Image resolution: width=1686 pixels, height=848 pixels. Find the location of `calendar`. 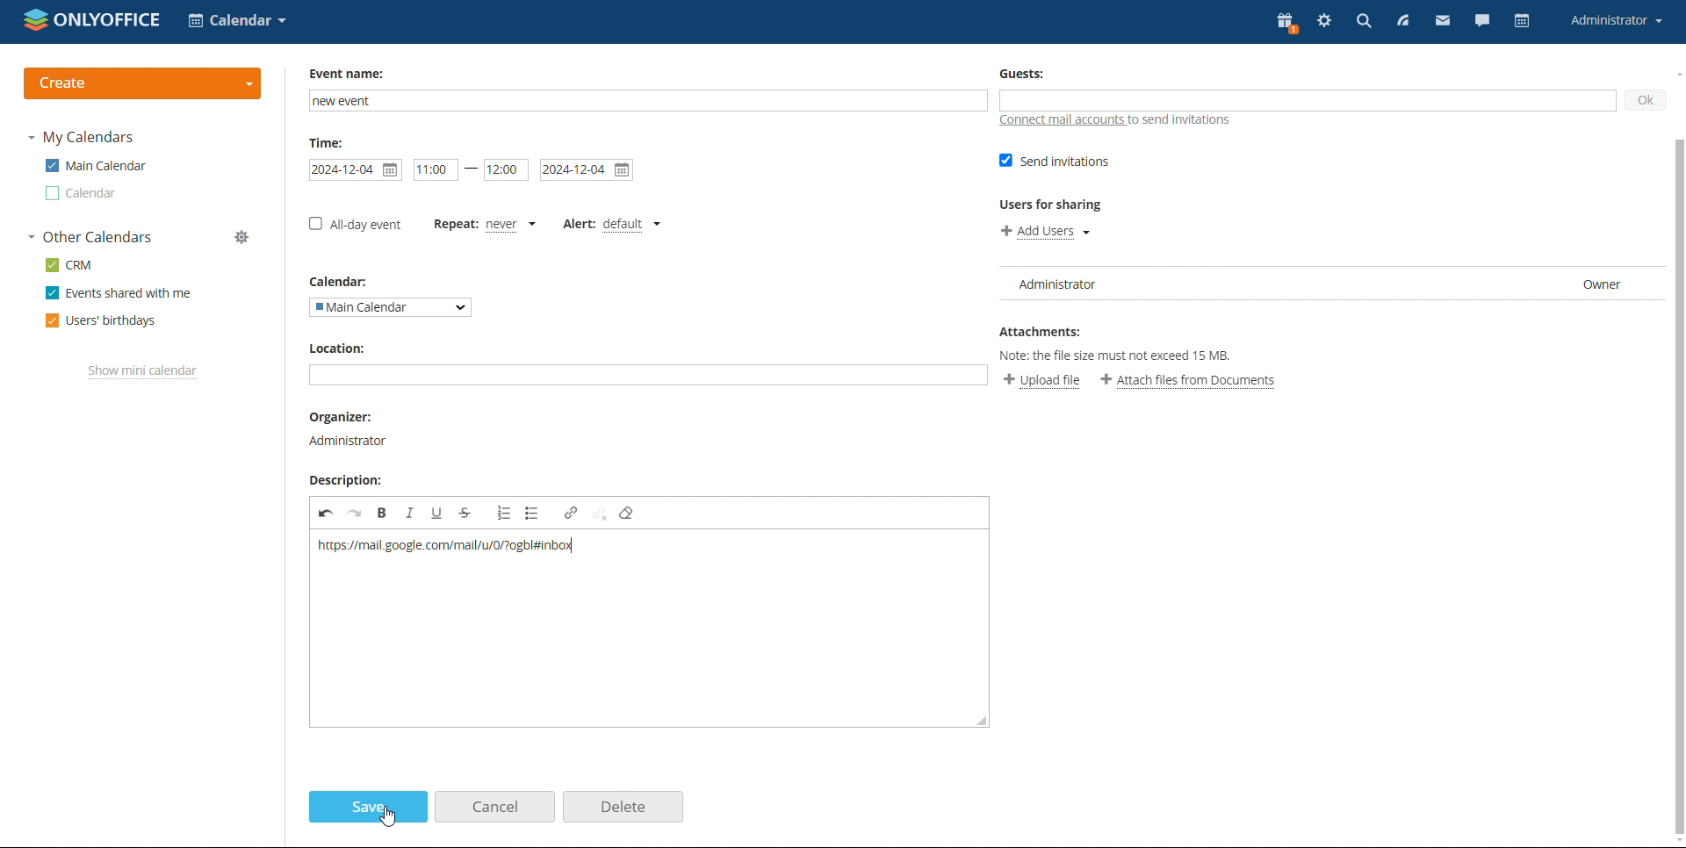

calendar is located at coordinates (80, 194).